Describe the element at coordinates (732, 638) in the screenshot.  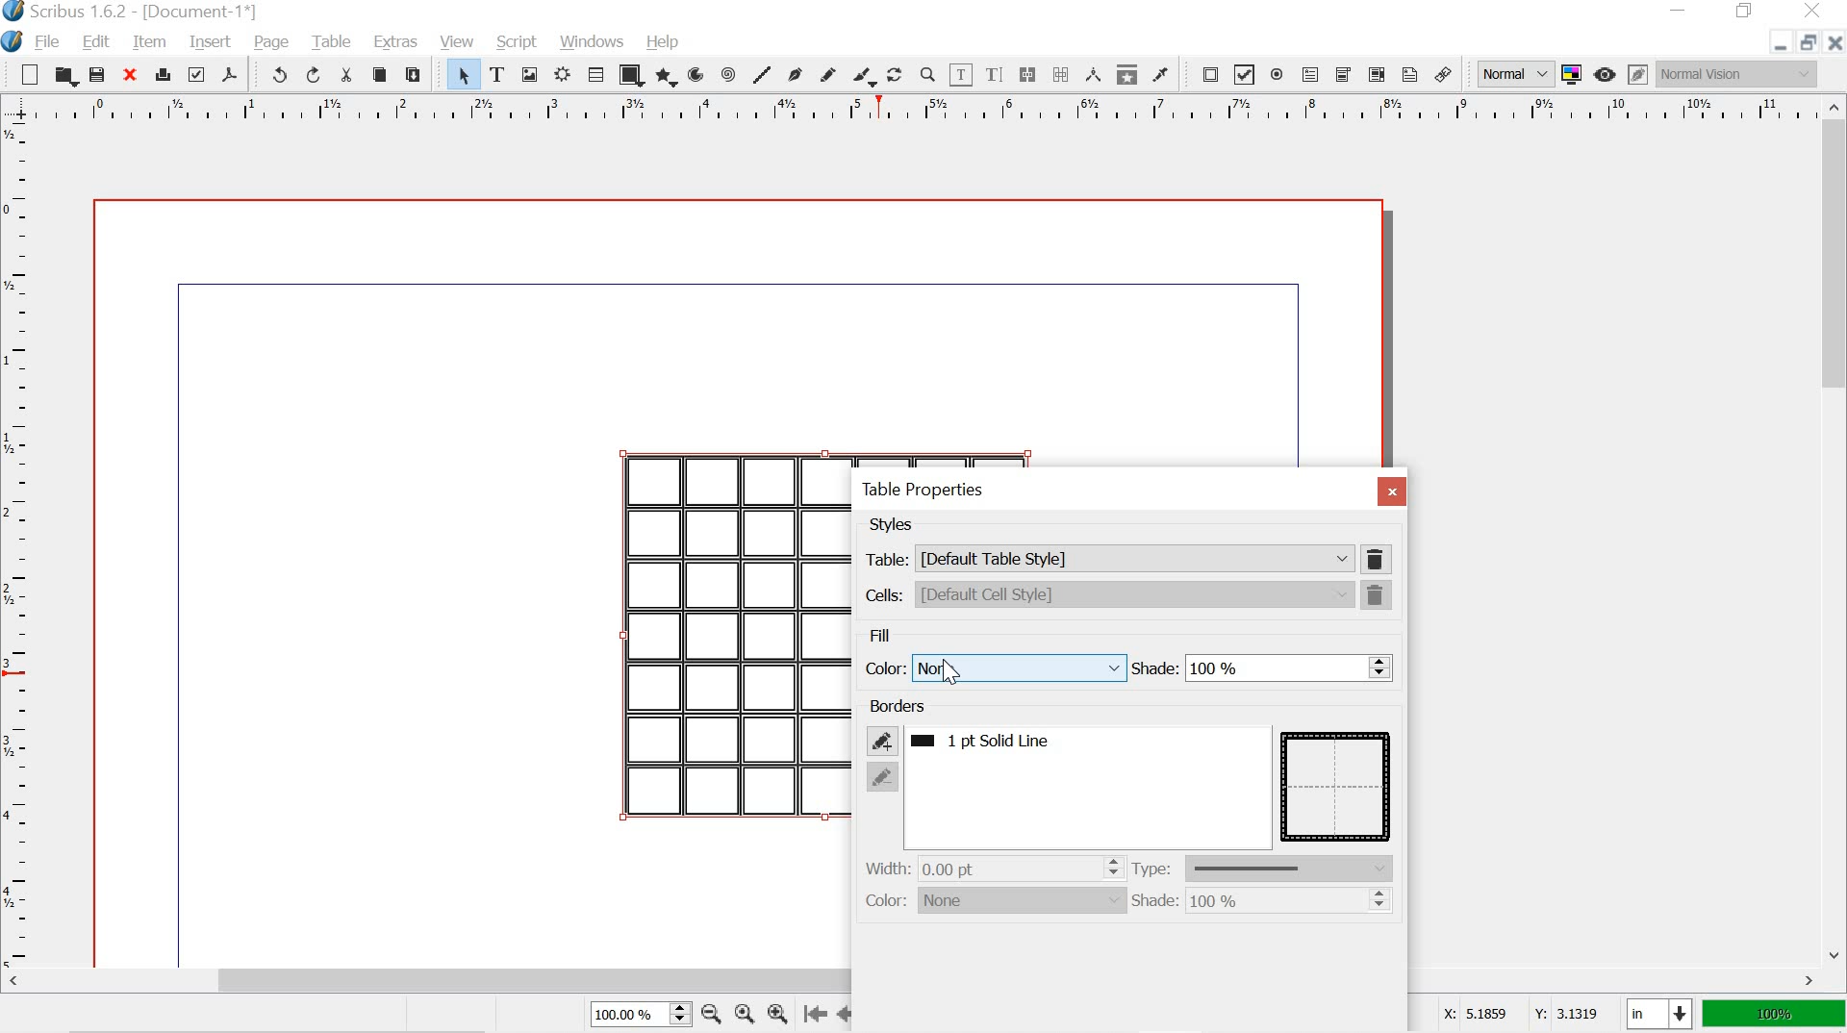
I see `table` at that location.